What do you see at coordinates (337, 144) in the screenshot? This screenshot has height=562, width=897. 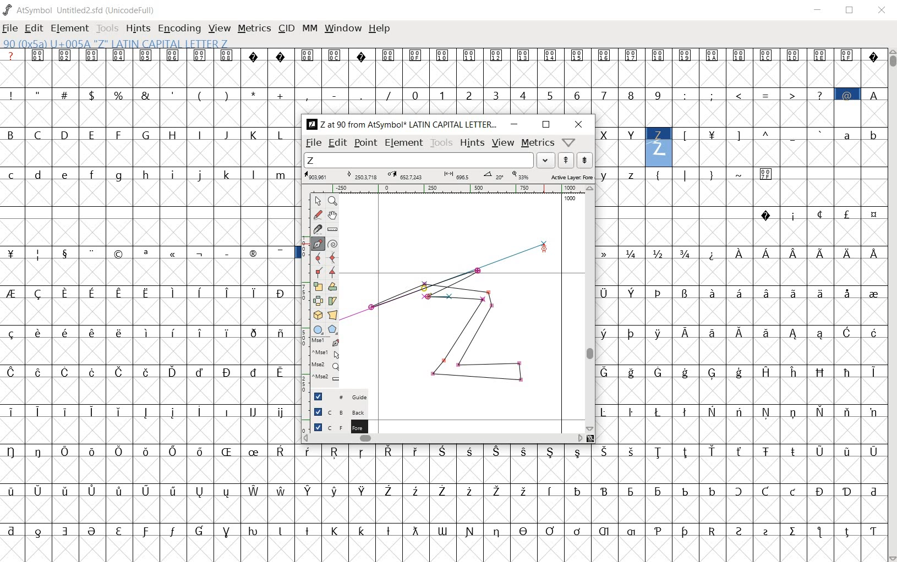 I see `edit` at bounding box center [337, 144].